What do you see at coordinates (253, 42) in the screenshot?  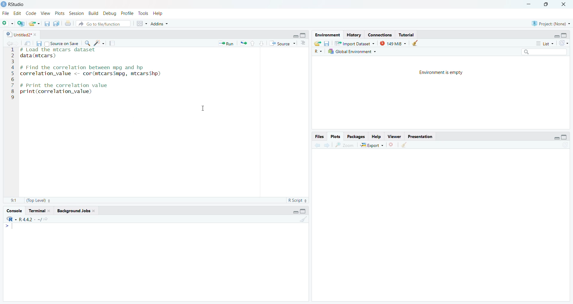 I see `Go to previous section/chunk (Ctrl + PgUp)` at bounding box center [253, 42].